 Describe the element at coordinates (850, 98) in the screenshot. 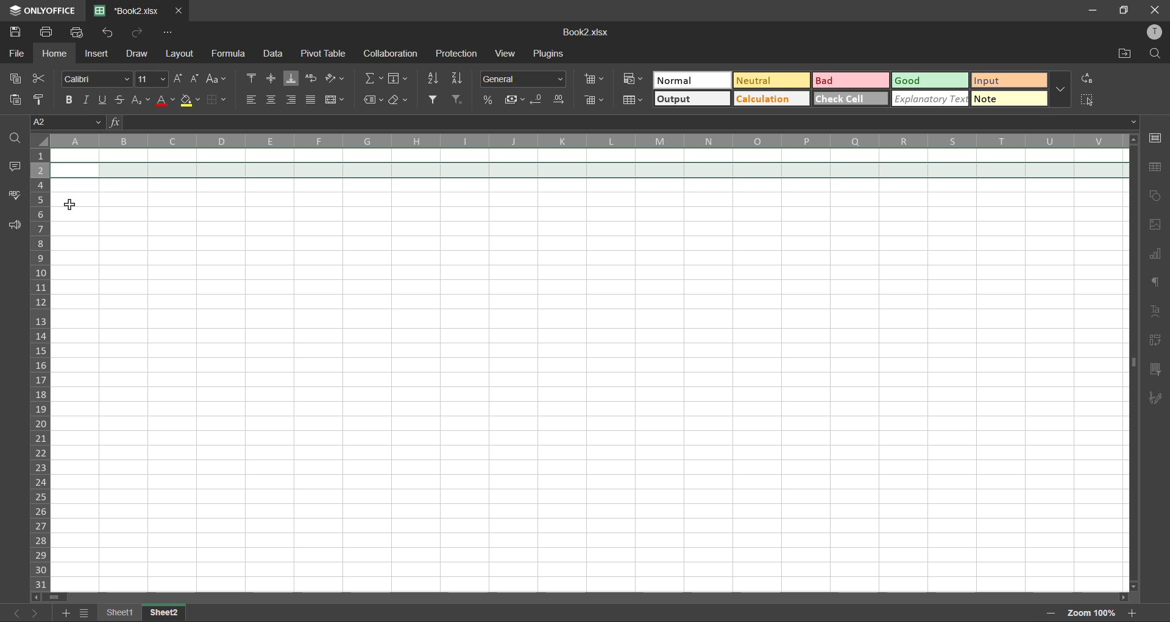

I see `check cell` at that location.